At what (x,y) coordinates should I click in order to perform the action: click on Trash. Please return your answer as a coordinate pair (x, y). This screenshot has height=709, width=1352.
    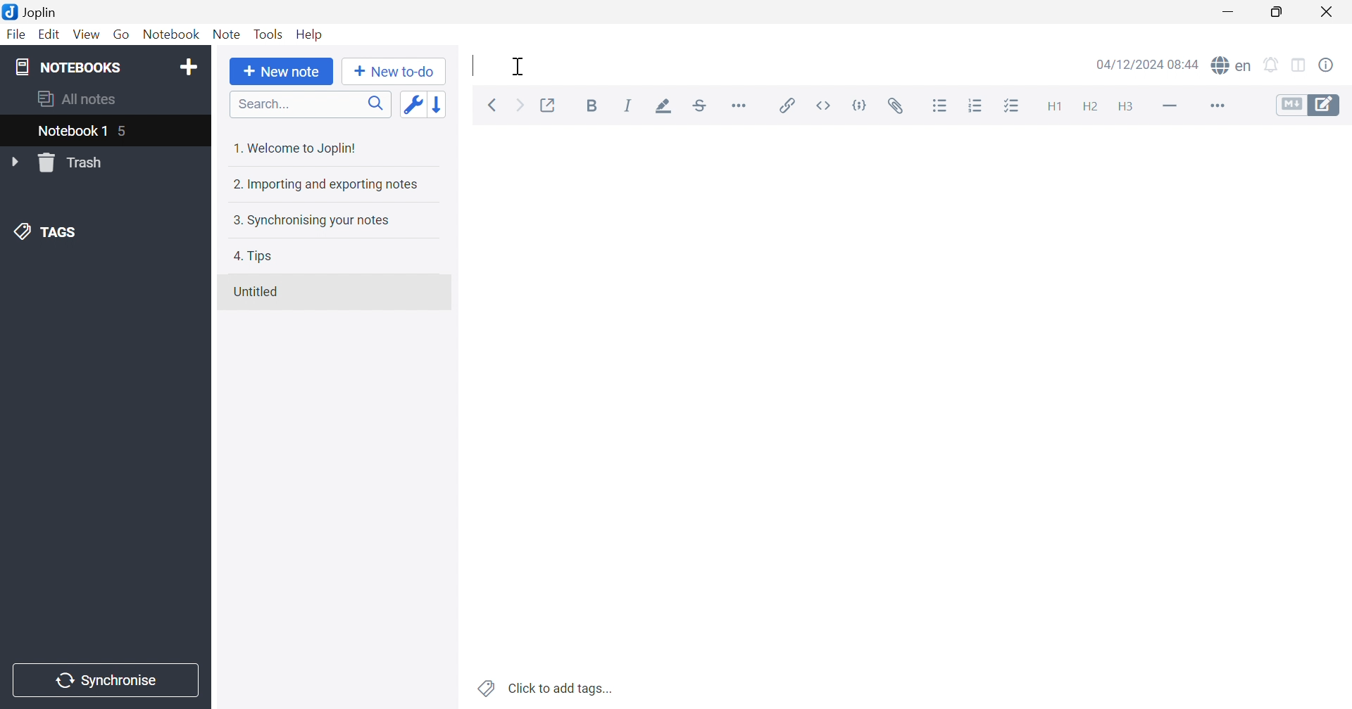
    Looking at the image, I should click on (73, 164).